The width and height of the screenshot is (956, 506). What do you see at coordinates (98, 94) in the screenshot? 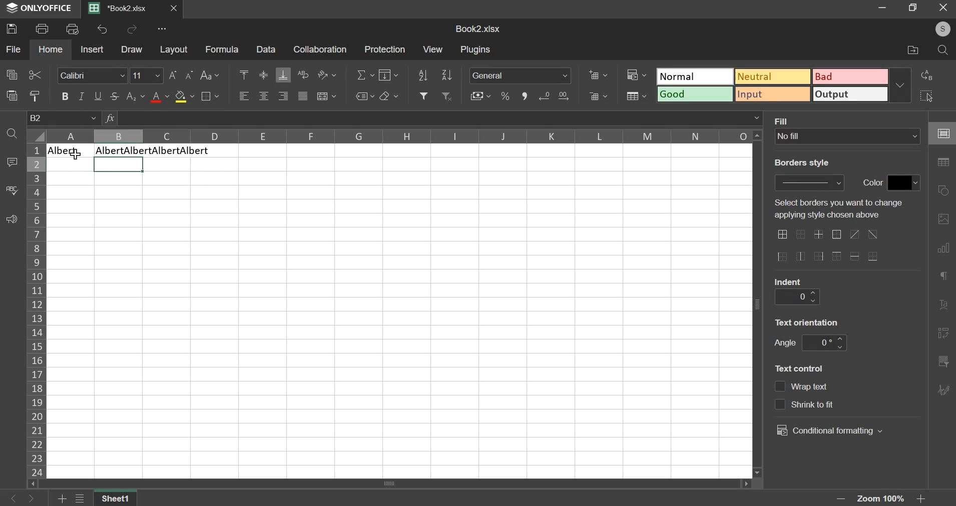
I see `underline` at bounding box center [98, 94].